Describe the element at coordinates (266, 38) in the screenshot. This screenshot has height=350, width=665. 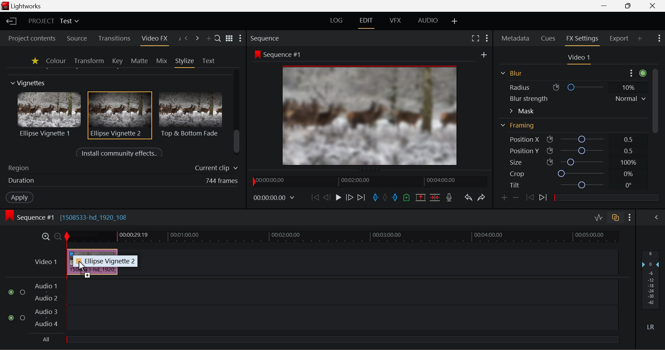
I see `Sequence Preview Section` at that location.